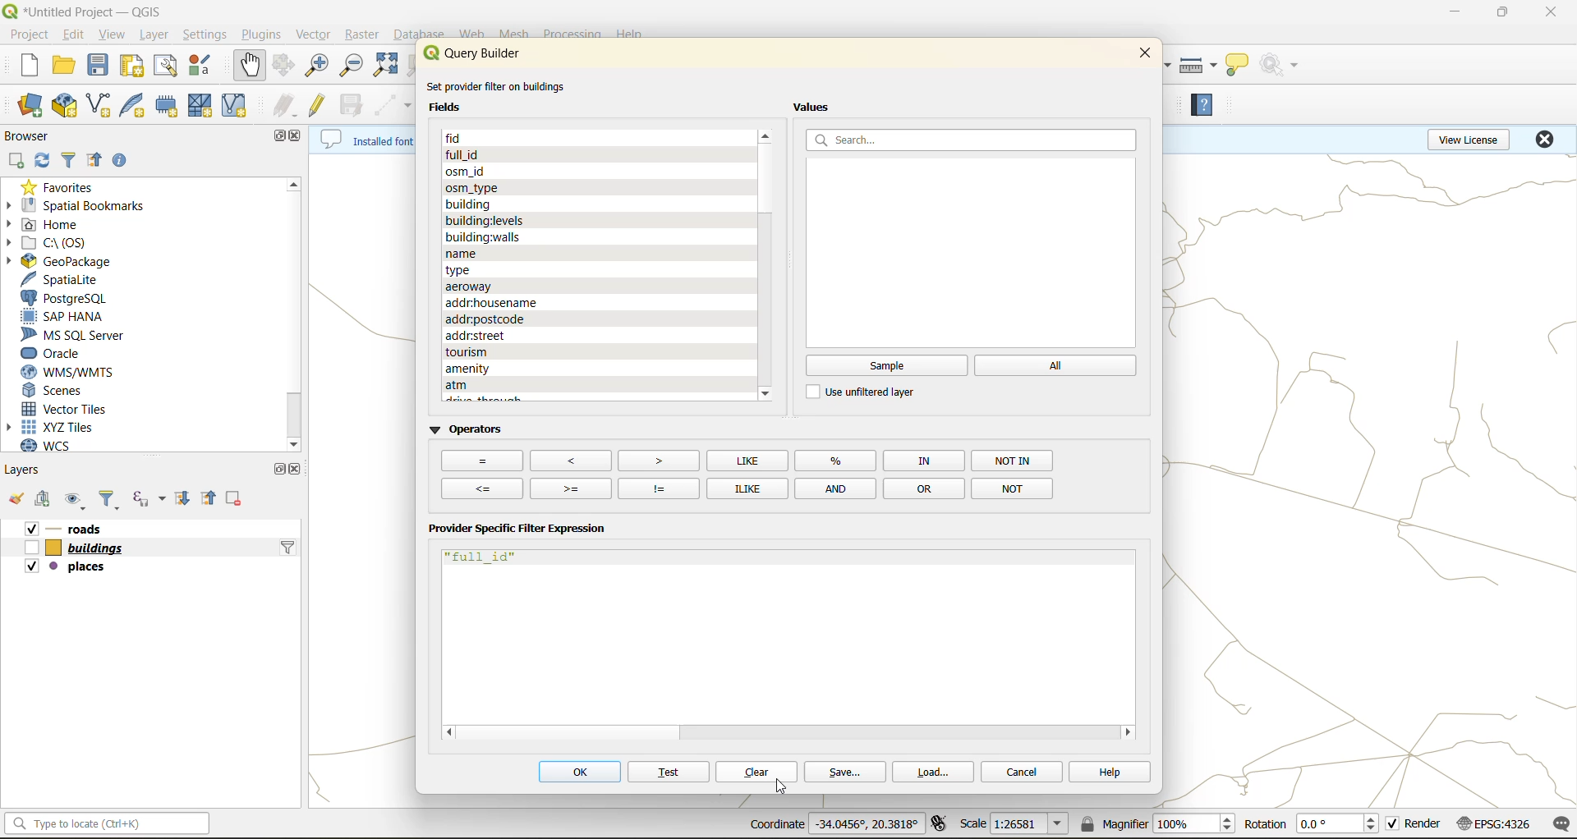  What do you see at coordinates (60, 66) in the screenshot?
I see `open` at bounding box center [60, 66].